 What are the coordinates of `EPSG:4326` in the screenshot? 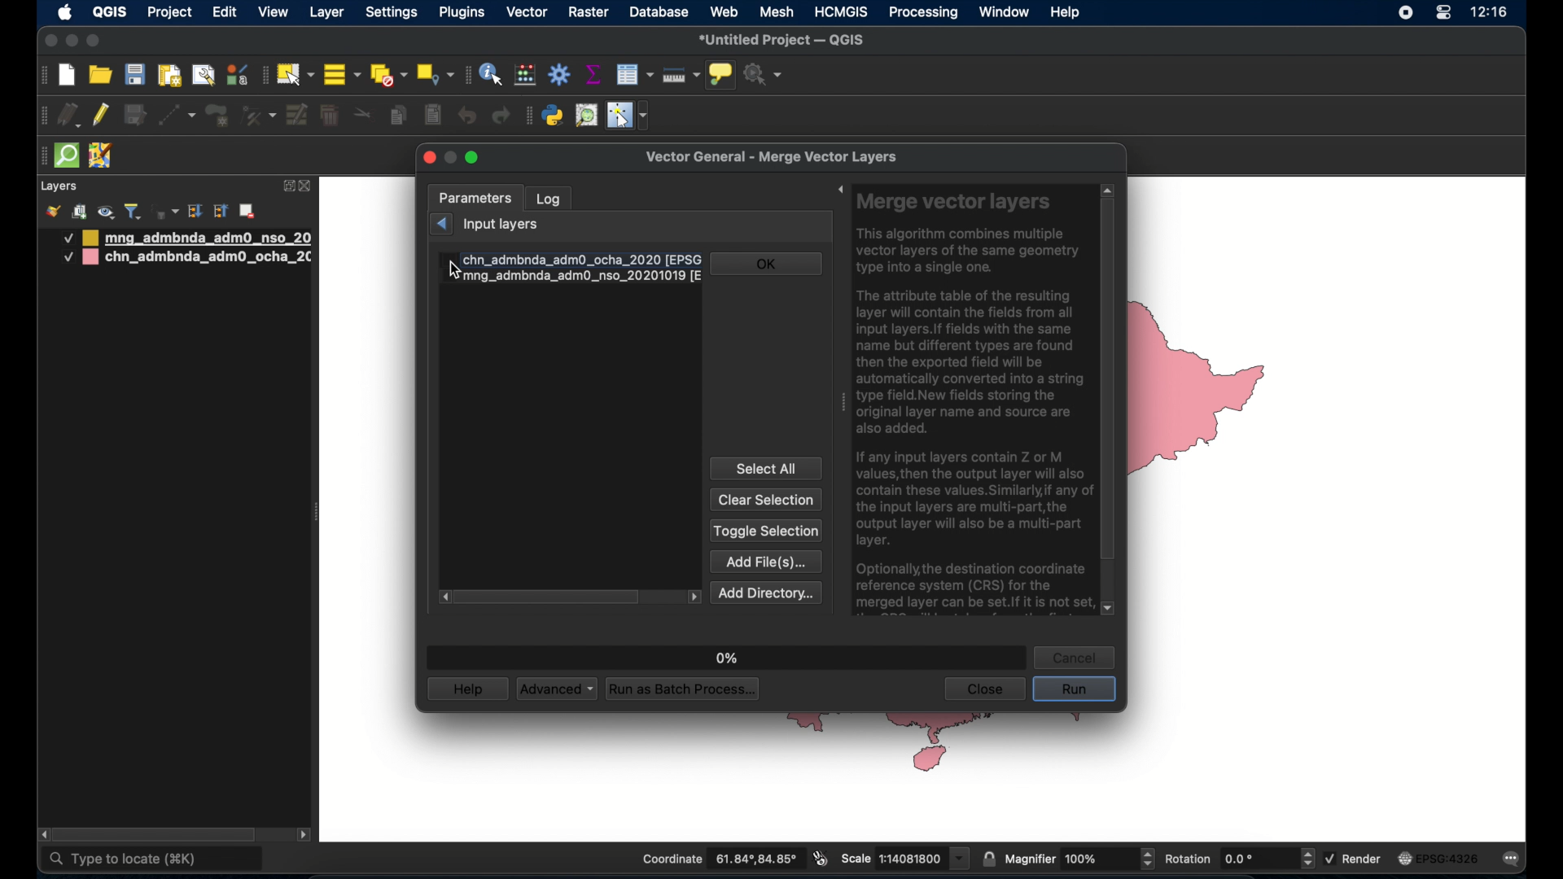 It's located at (1438, 859).